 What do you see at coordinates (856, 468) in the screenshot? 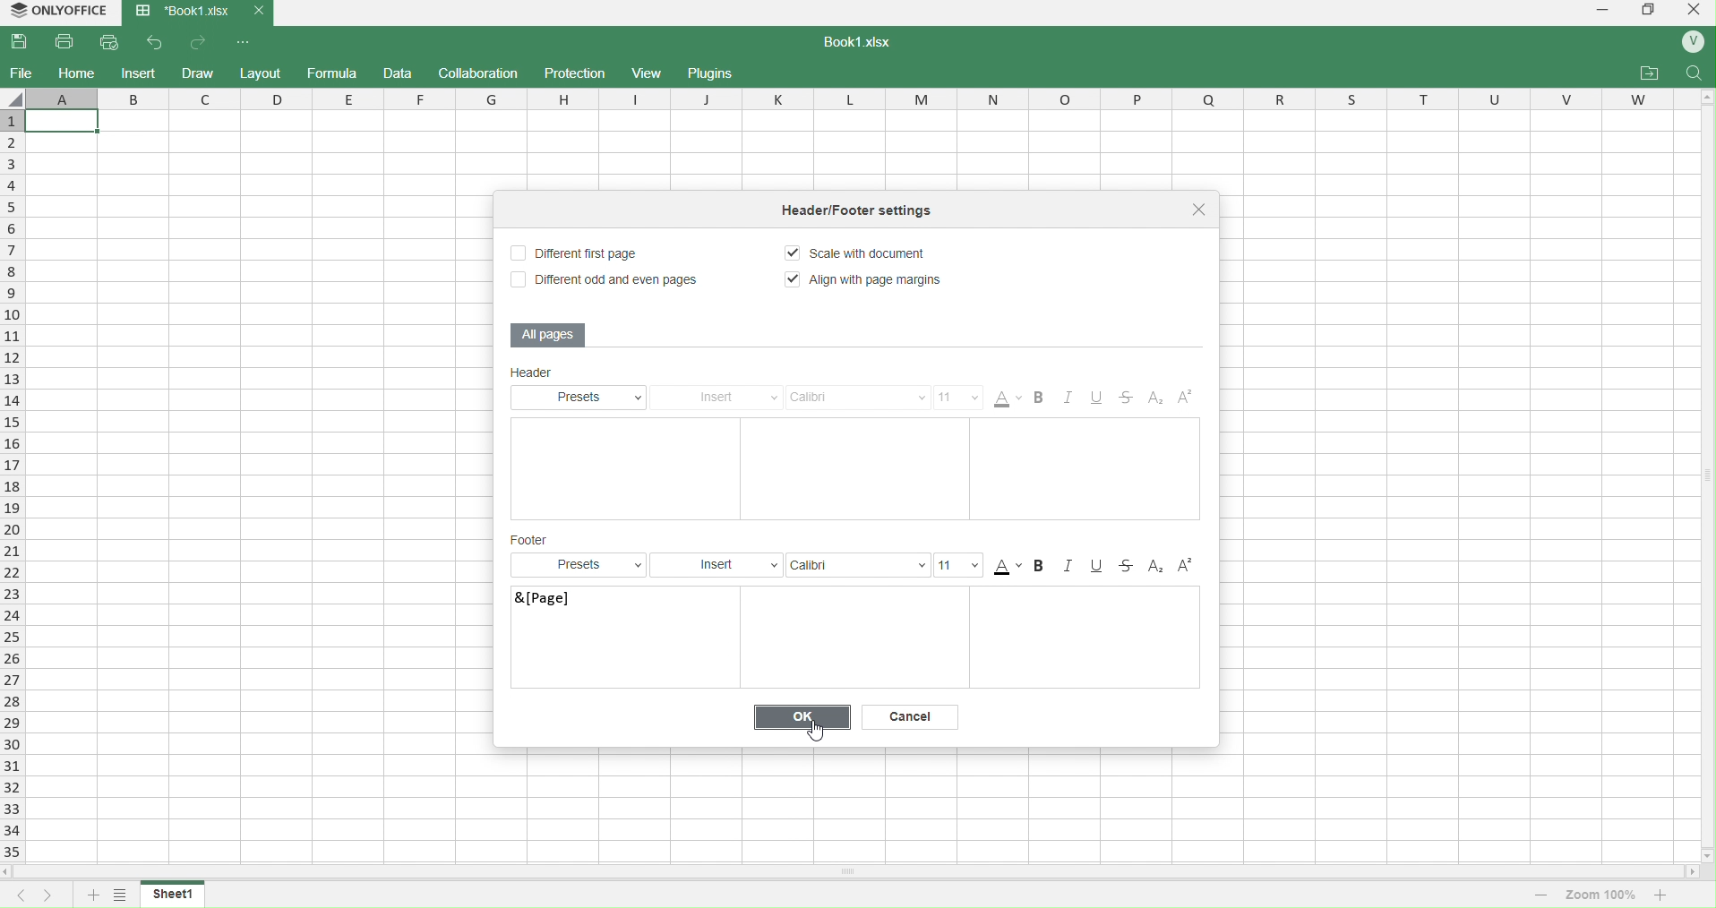
I see `Text Boxes` at bounding box center [856, 468].